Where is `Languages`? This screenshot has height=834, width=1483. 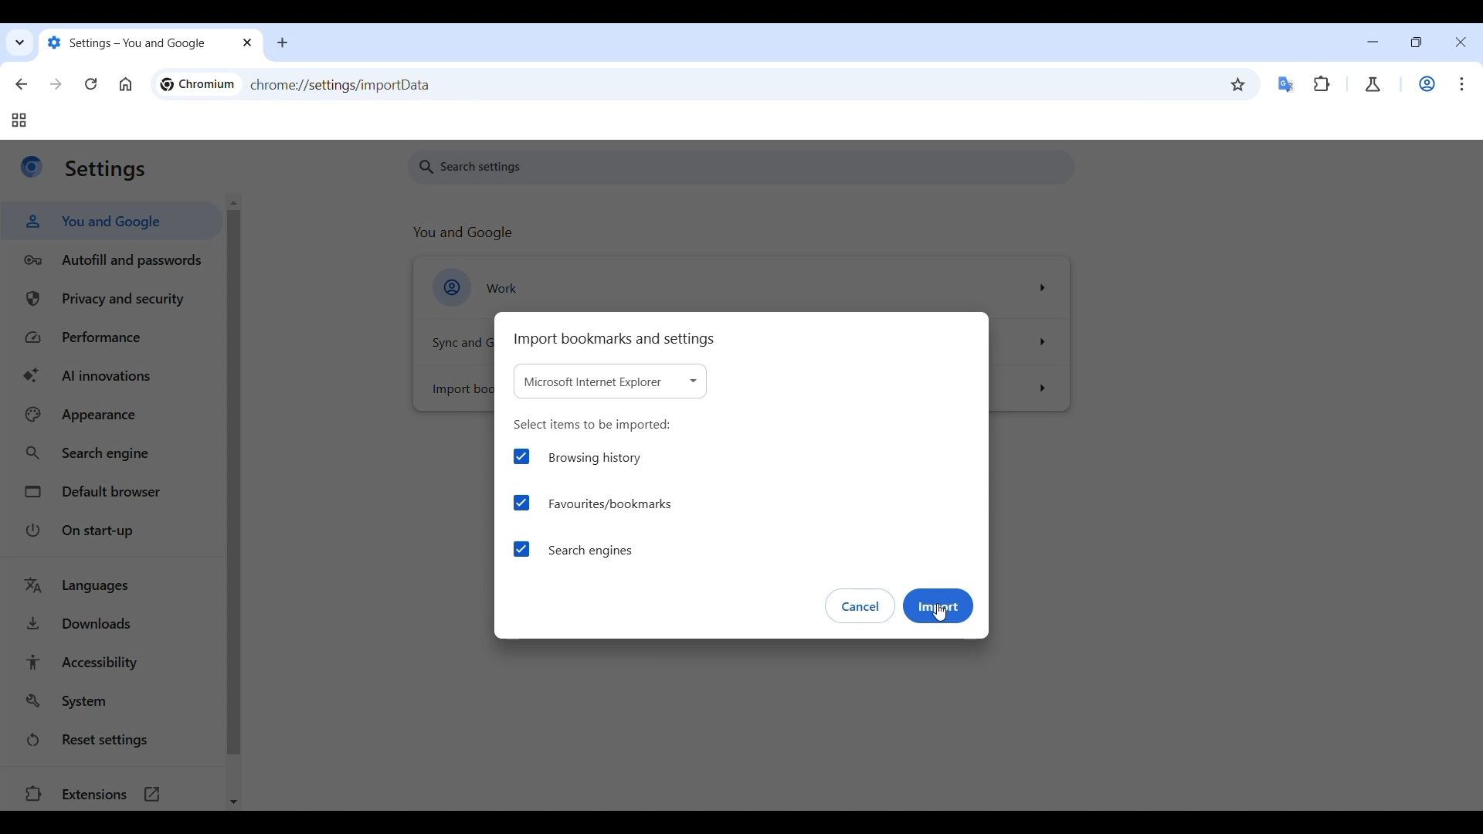
Languages is located at coordinates (112, 586).